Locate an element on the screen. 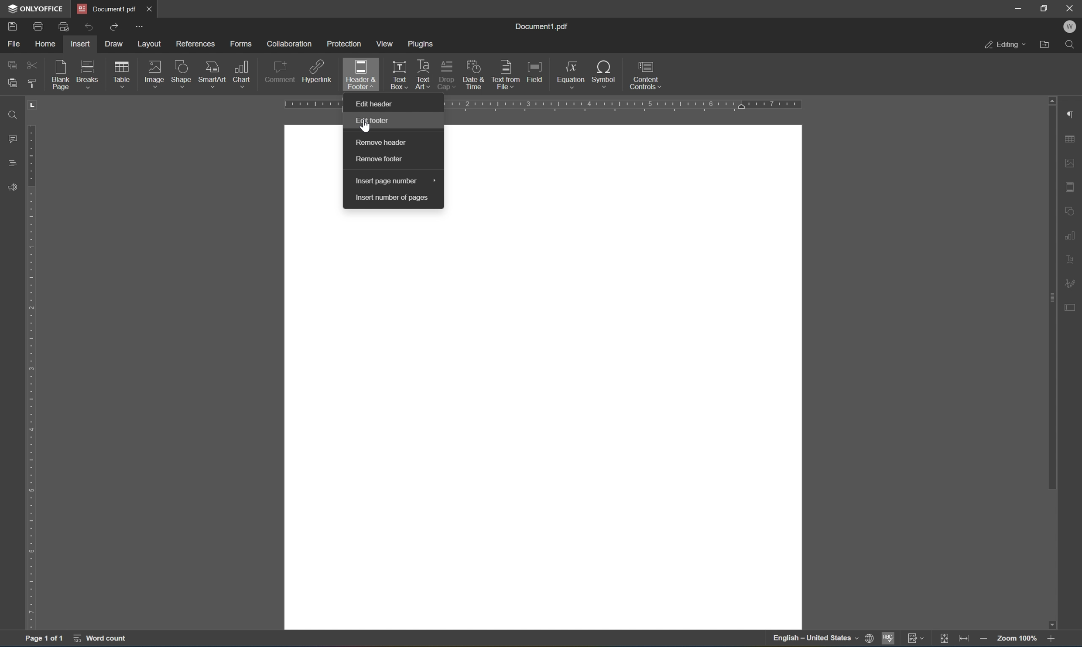 Image resolution: width=1082 pixels, height=647 pixels. image is located at coordinates (154, 74).